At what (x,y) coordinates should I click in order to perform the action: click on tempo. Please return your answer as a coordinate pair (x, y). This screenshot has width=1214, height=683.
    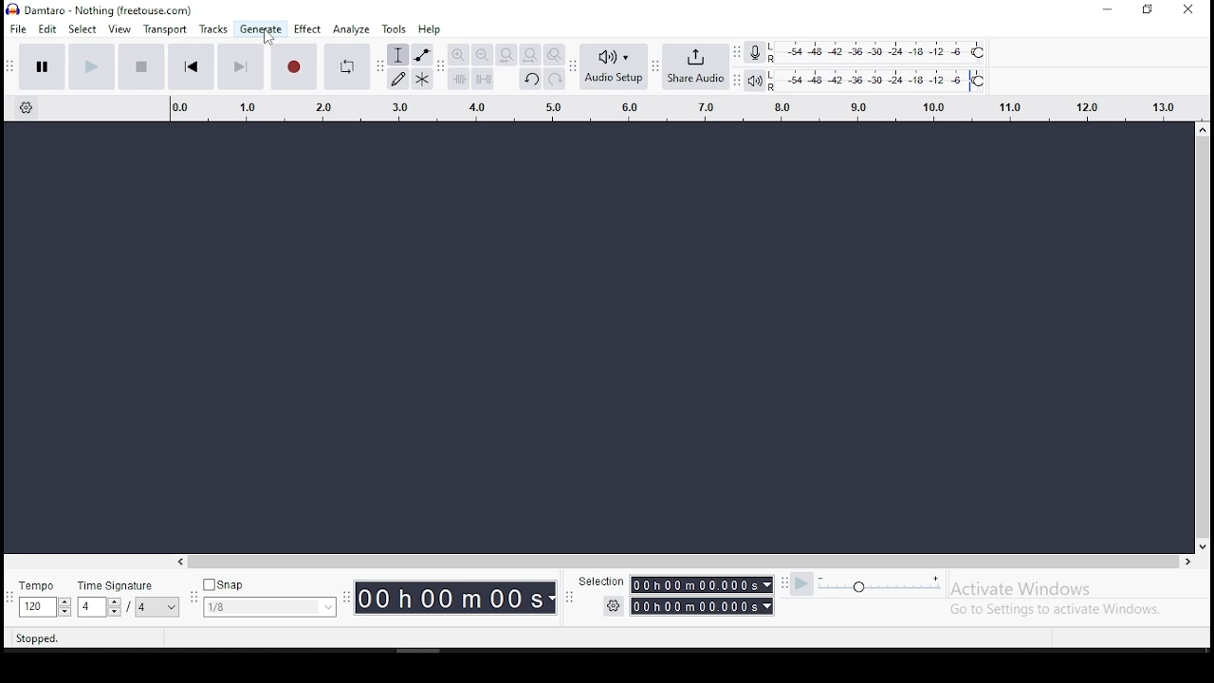
    Looking at the image, I should click on (45, 599).